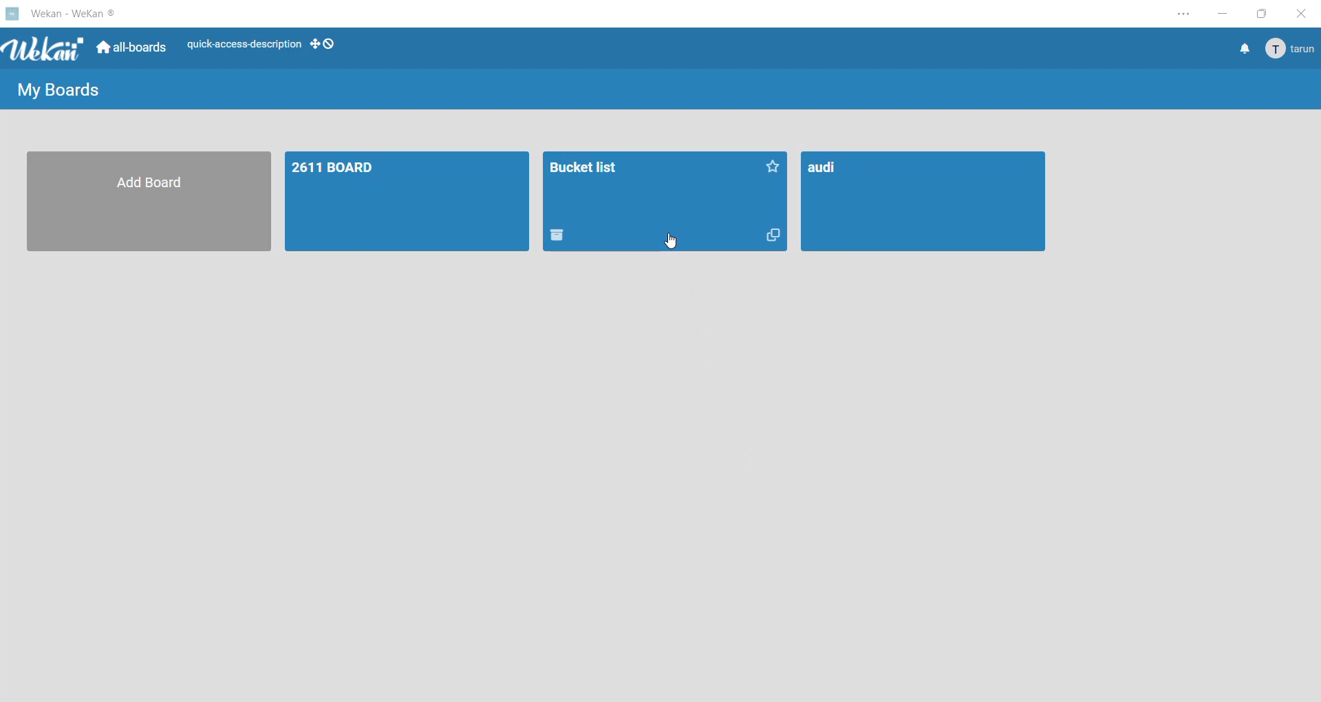 Image resolution: width=1321 pixels, height=702 pixels. I want to click on maximize, so click(1260, 14).